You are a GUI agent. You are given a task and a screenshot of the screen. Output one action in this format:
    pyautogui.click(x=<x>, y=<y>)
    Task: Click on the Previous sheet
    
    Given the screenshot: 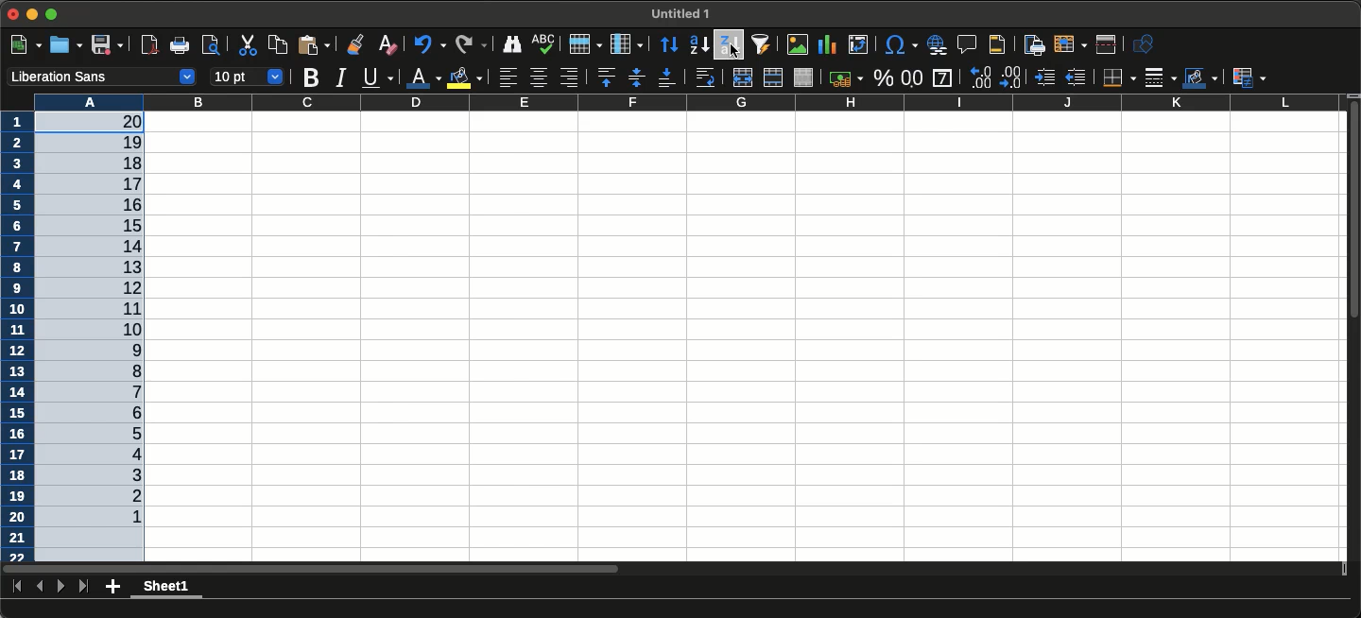 What is the action you would take?
    pyautogui.click(x=42, y=586)
    